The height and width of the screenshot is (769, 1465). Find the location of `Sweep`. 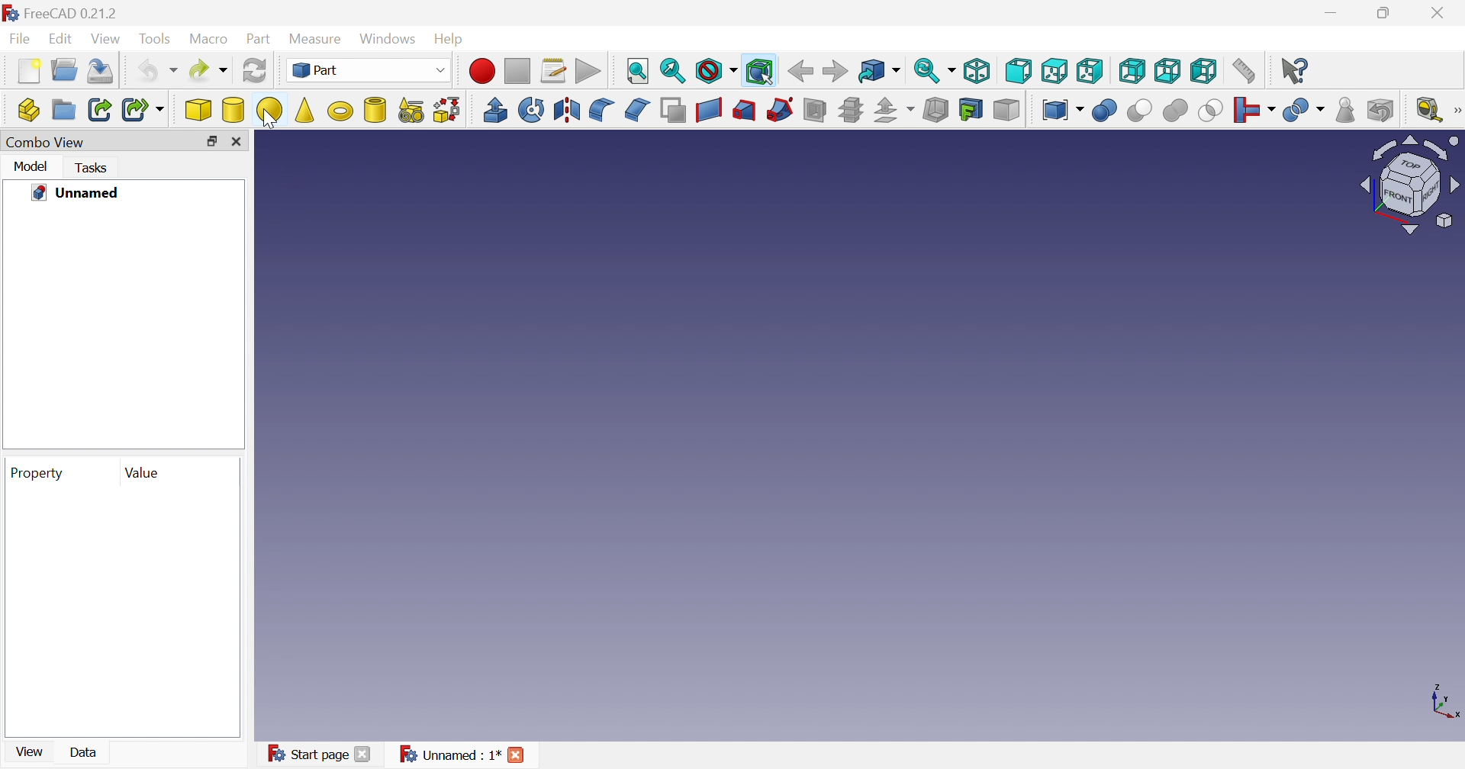

Sweep is located at coordinates (781, 109).